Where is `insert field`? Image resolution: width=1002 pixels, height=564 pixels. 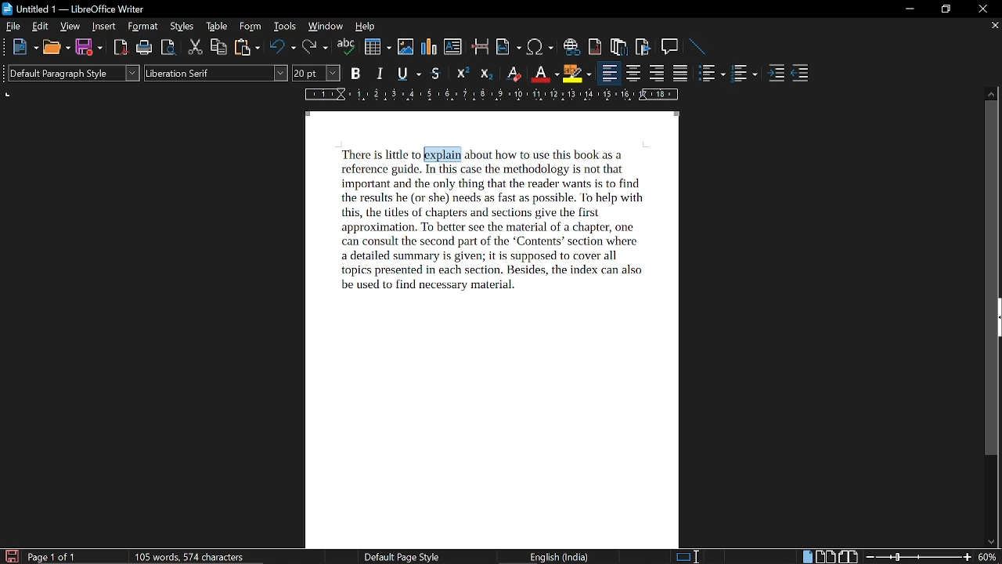
insert field is located at coordinates (509, 48).